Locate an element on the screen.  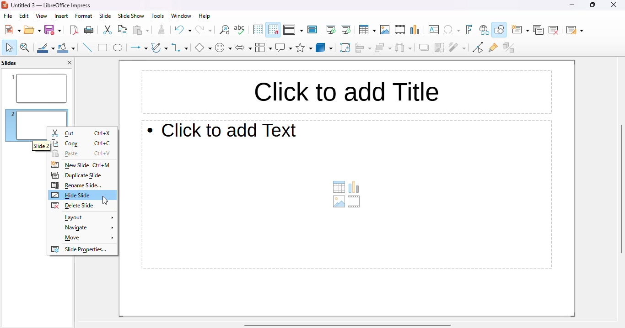
redo is located at coordinates (203, 30).